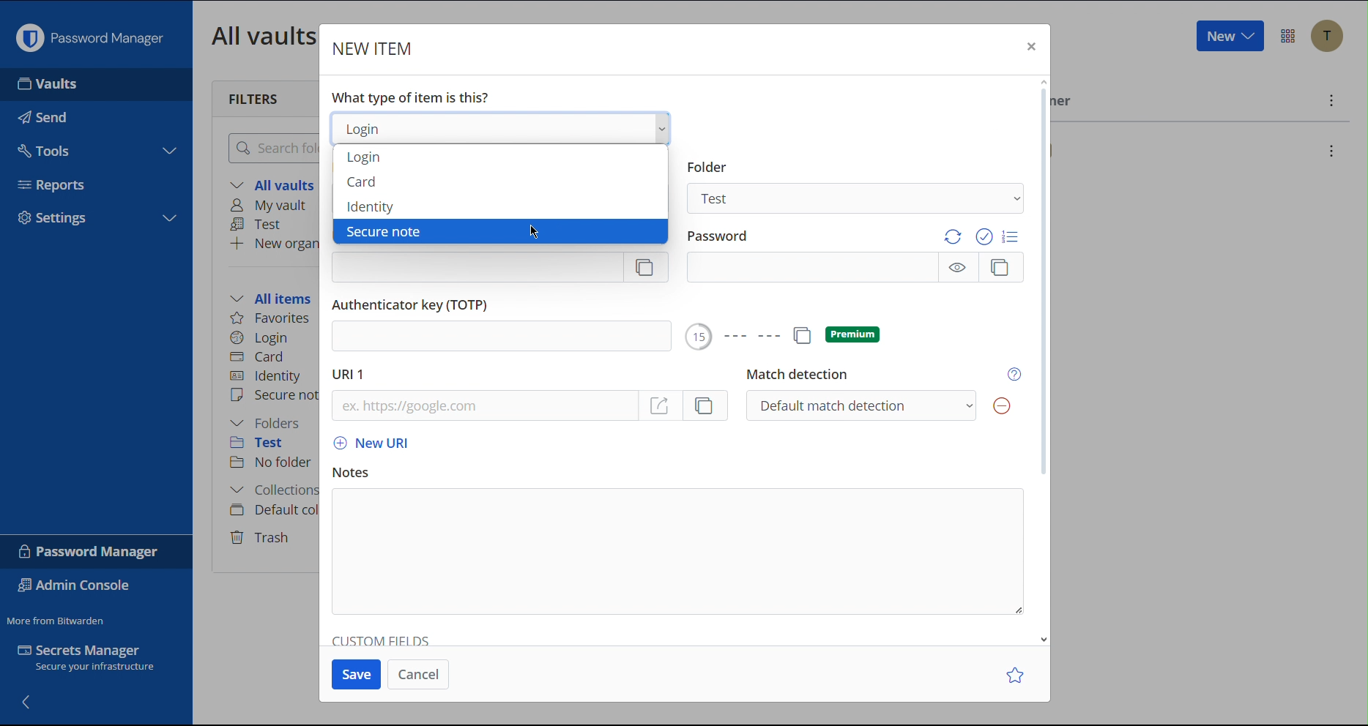 The image size is (1368, 726). Describe the element at coordinates (858, 198) in the screenshot. I see `Test` at that location.